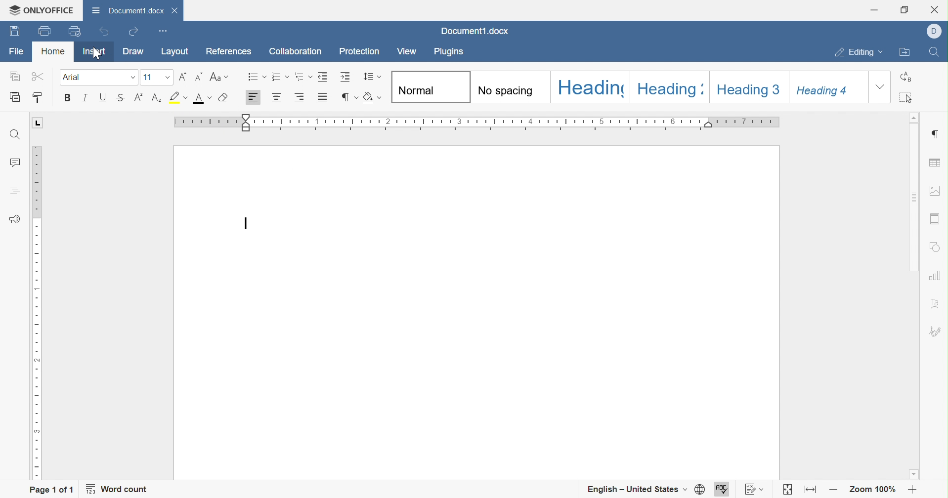 The width and height of the screenshot is (948, 498). Describe the element at coordinates (303, 77) in the screenshot. I see `Multilevel list` at that location.